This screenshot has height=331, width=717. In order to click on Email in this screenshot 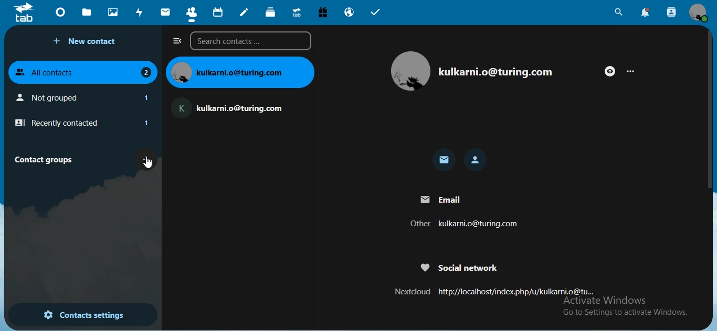, I will do `click(444, 199)`.